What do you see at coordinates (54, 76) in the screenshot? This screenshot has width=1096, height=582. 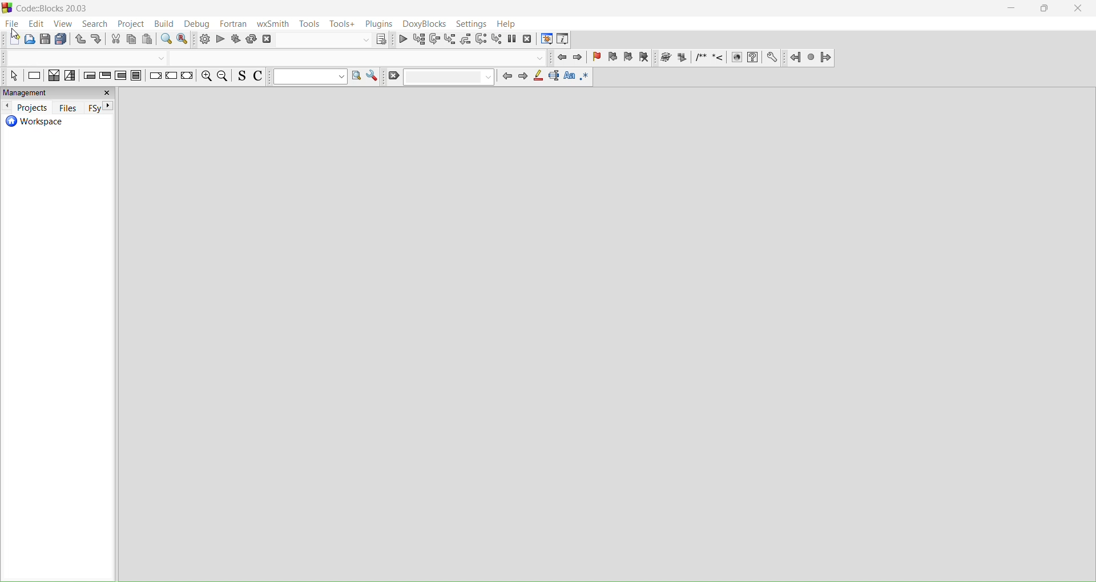 I see `decision` at bounding box center [54, 76].